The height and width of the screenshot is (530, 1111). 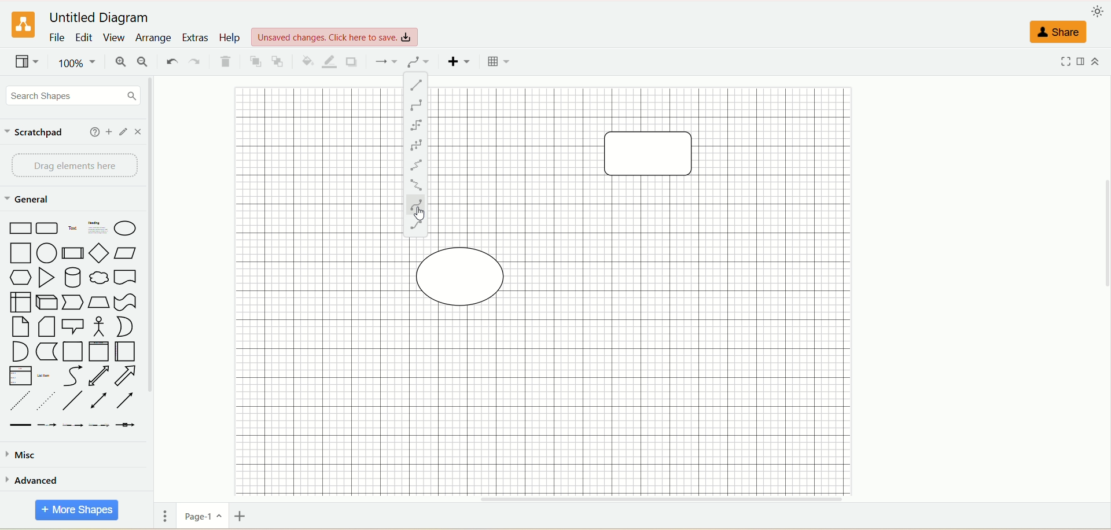 I want to click on entity, so click(x=415, y=224).